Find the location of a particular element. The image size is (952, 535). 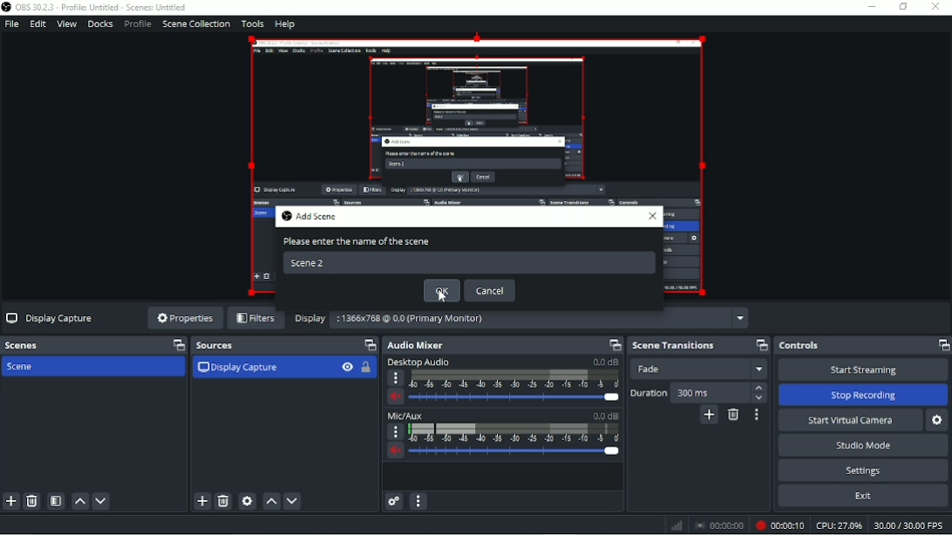

00:00:00 is located at coordinates (719, 526).